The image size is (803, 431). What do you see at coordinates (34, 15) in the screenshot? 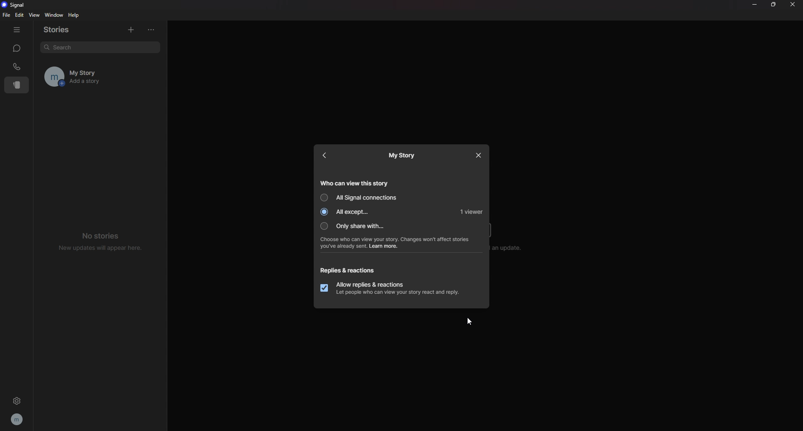
I see `view` at bounding box center [34, 15].